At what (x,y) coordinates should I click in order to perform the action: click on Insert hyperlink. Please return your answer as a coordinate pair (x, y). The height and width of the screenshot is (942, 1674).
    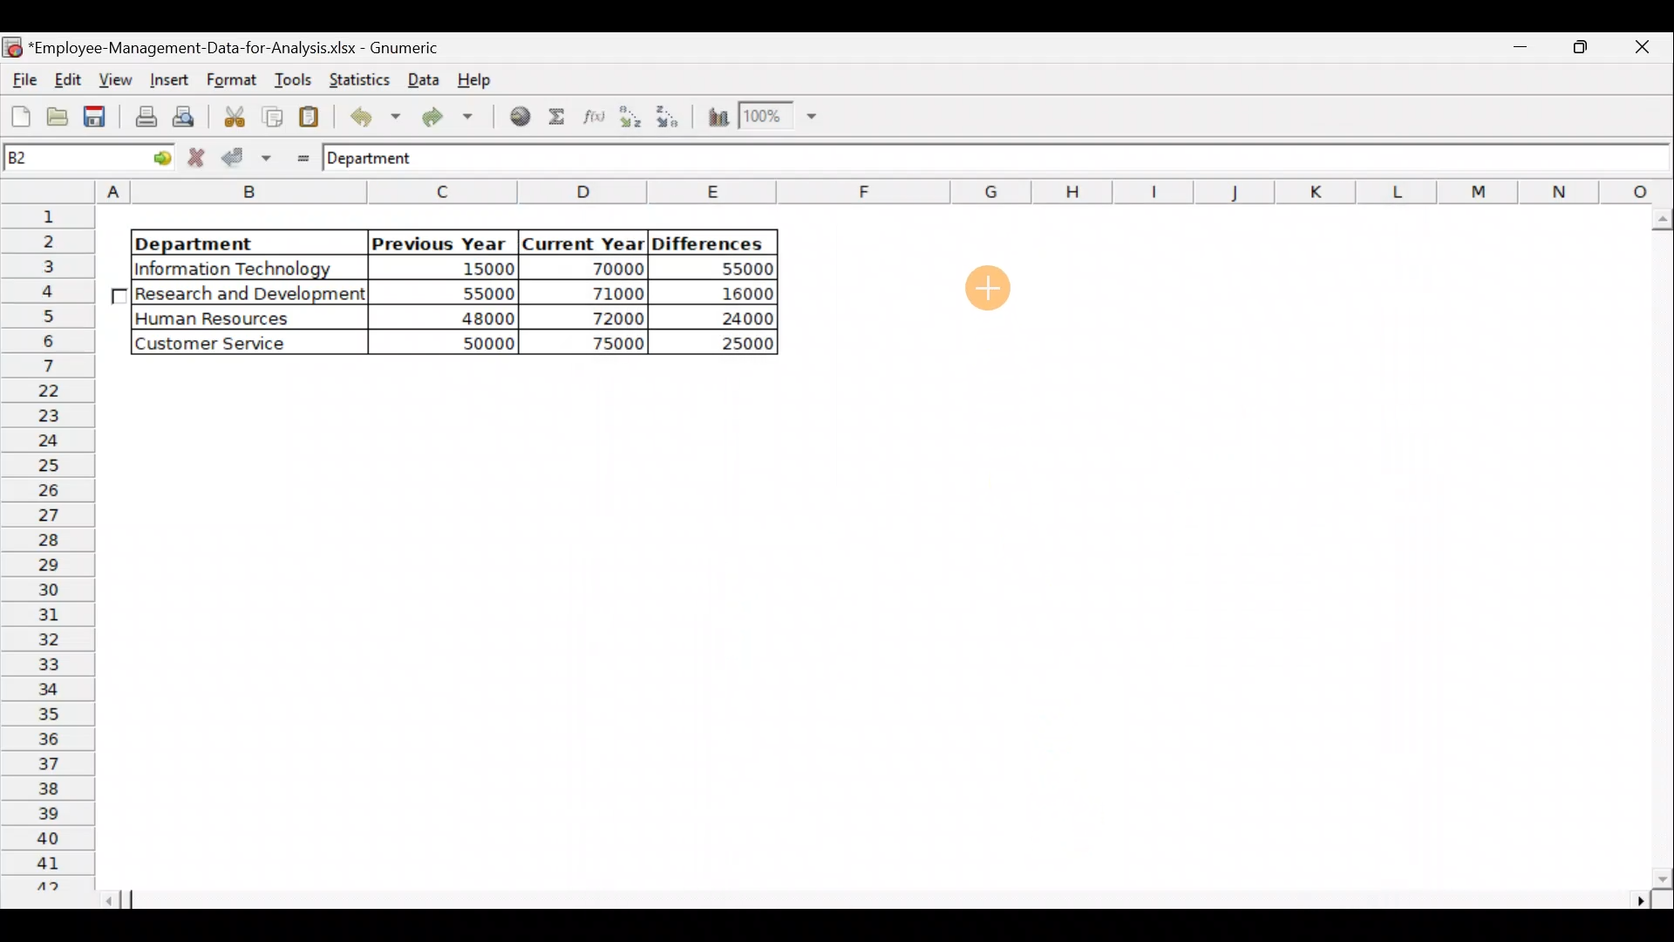
    Looking at the image, I should click on (521, 117).